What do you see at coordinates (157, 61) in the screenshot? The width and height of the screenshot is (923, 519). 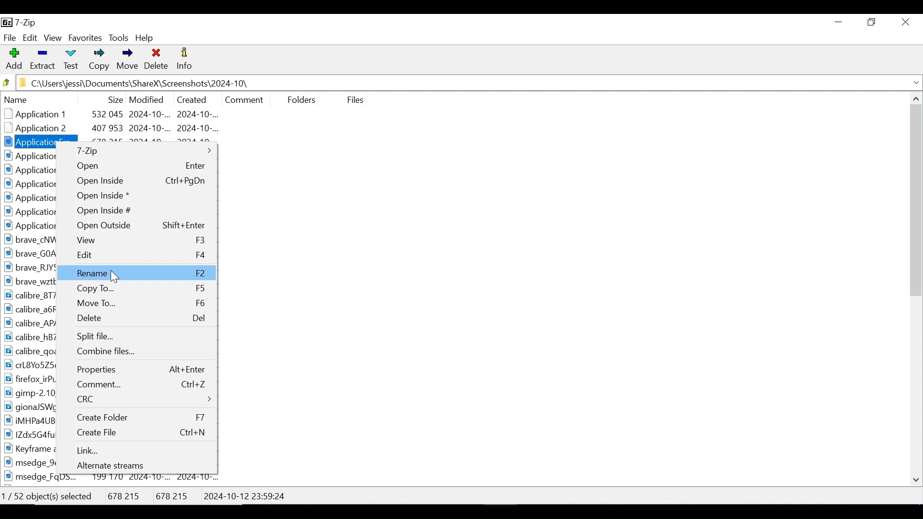 I see `Delete` at bounding box center [157, 61].